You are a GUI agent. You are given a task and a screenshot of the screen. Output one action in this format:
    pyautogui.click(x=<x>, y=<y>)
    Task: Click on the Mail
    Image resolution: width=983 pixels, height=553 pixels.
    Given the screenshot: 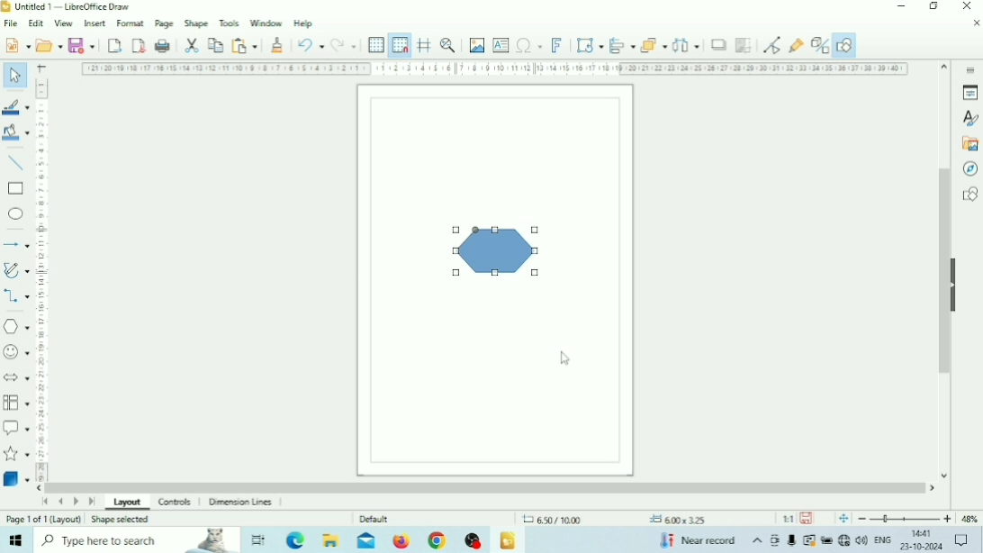 What is the action you would take?
    pyautogui.click(x=366, y=540)
    